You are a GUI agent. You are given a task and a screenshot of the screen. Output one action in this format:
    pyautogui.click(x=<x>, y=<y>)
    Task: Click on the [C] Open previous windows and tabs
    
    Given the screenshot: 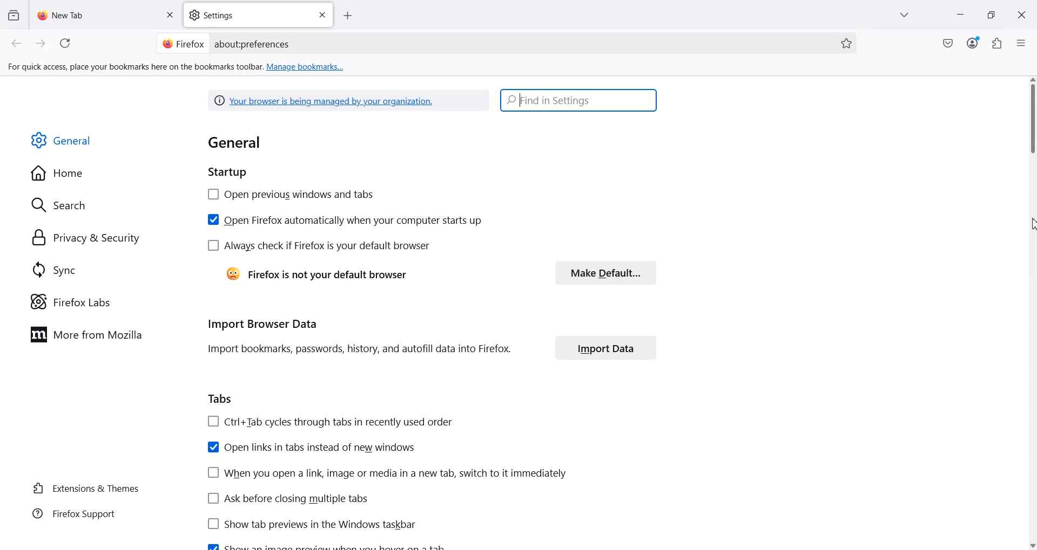 What is the action you would take?
    pyautogui.click(x=290, y=195)
    